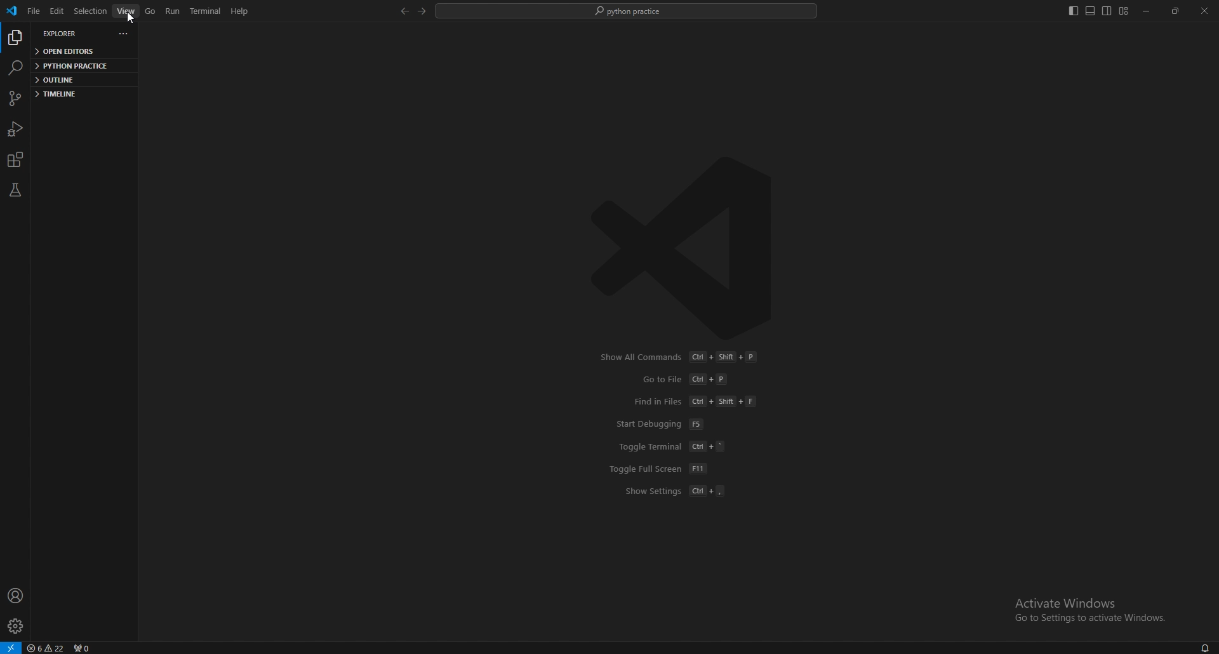  Describe the element at coordinates (14, 11) in the screenshot. I see `vscode` at that location.